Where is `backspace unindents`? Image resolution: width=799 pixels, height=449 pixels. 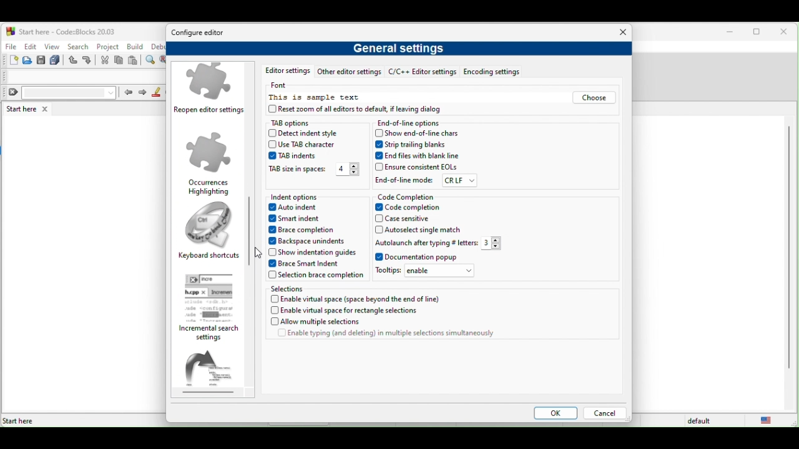 backspace unindents is located at coordinates (311, 241).